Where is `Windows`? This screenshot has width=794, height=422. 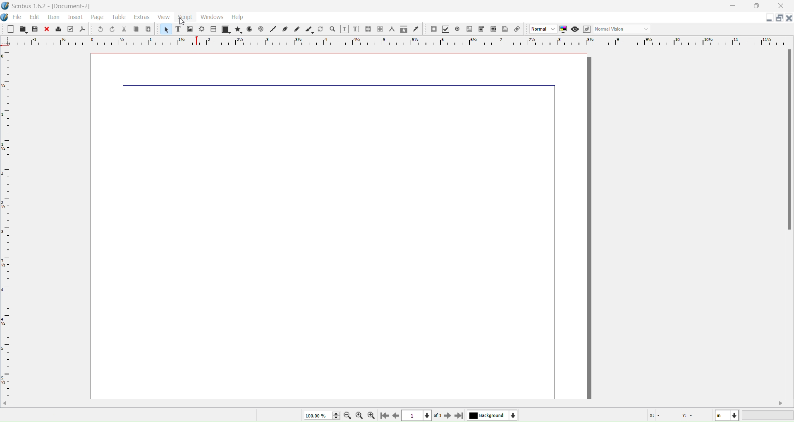 Windows is located at coordinates (211, 18).